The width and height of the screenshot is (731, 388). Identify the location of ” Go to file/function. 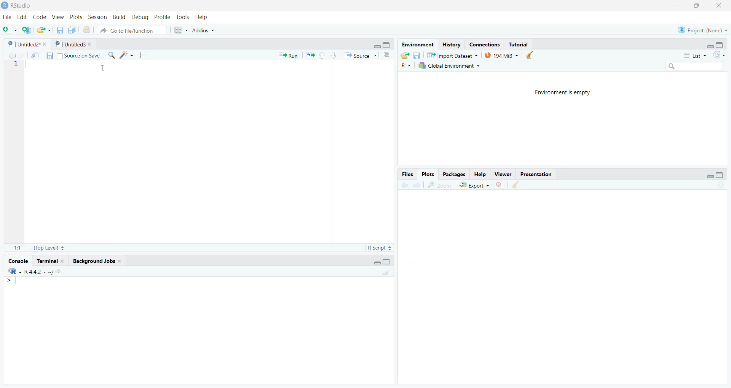
(133, 30).